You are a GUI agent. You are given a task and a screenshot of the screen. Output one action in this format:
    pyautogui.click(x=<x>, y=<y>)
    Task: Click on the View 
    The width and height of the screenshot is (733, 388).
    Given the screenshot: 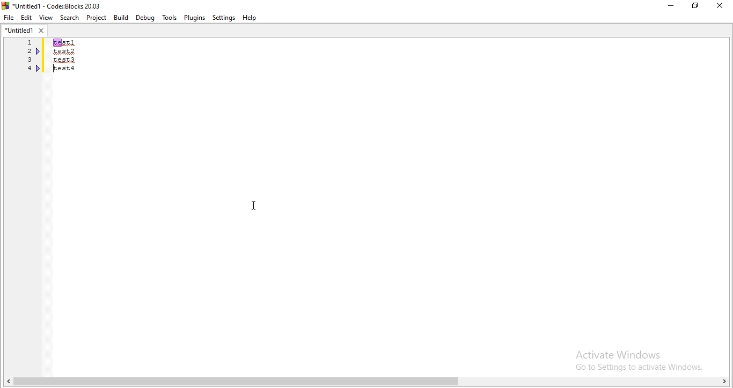 What is the action you would take?
    pyautogui.click(x=46, y=18)
    